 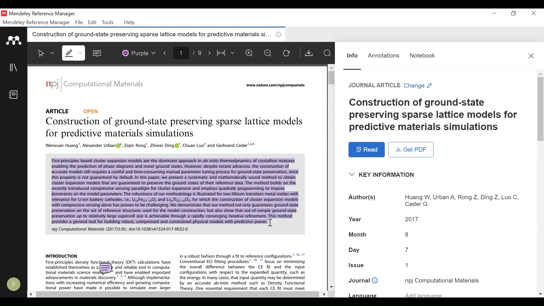 I want to click on File, so click(x=79, y=22).